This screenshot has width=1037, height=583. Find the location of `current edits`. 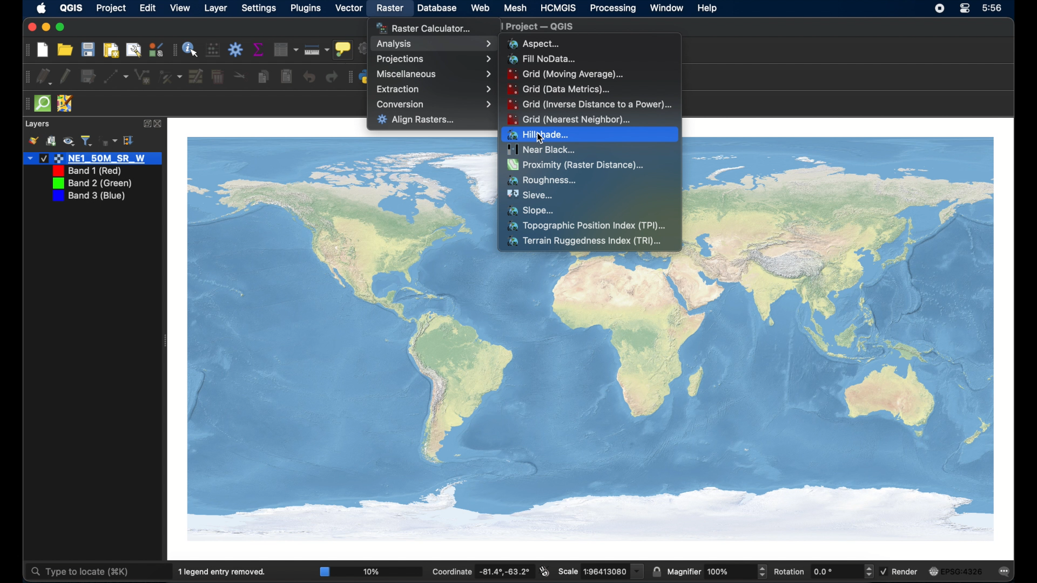

current edits is located at coordinates (45, 76).